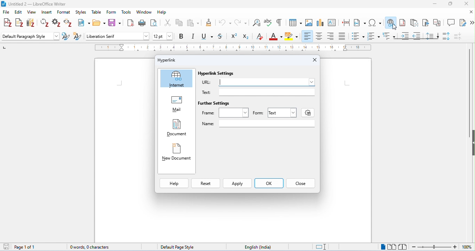  I want to click on insert field, so click(360, 22).